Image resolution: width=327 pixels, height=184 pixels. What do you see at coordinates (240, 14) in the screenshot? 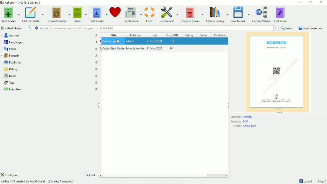
I see `Save to disk` at bounding box center [240, 14].